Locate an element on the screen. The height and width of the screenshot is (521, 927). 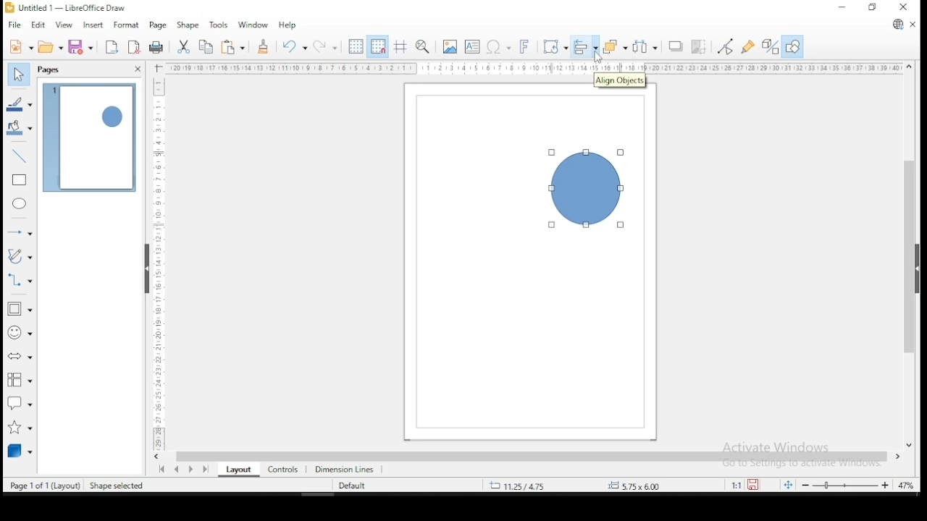
flowchart is located at coordinates (17, 380).